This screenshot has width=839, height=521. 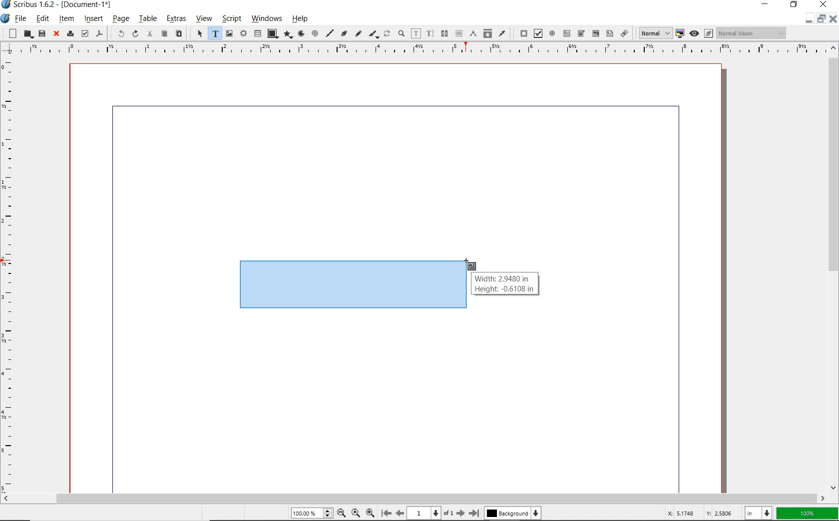 What do you see at coordinates (767, 5) in the screenshot?
I see `minimize` at bounding box center [767, 5].